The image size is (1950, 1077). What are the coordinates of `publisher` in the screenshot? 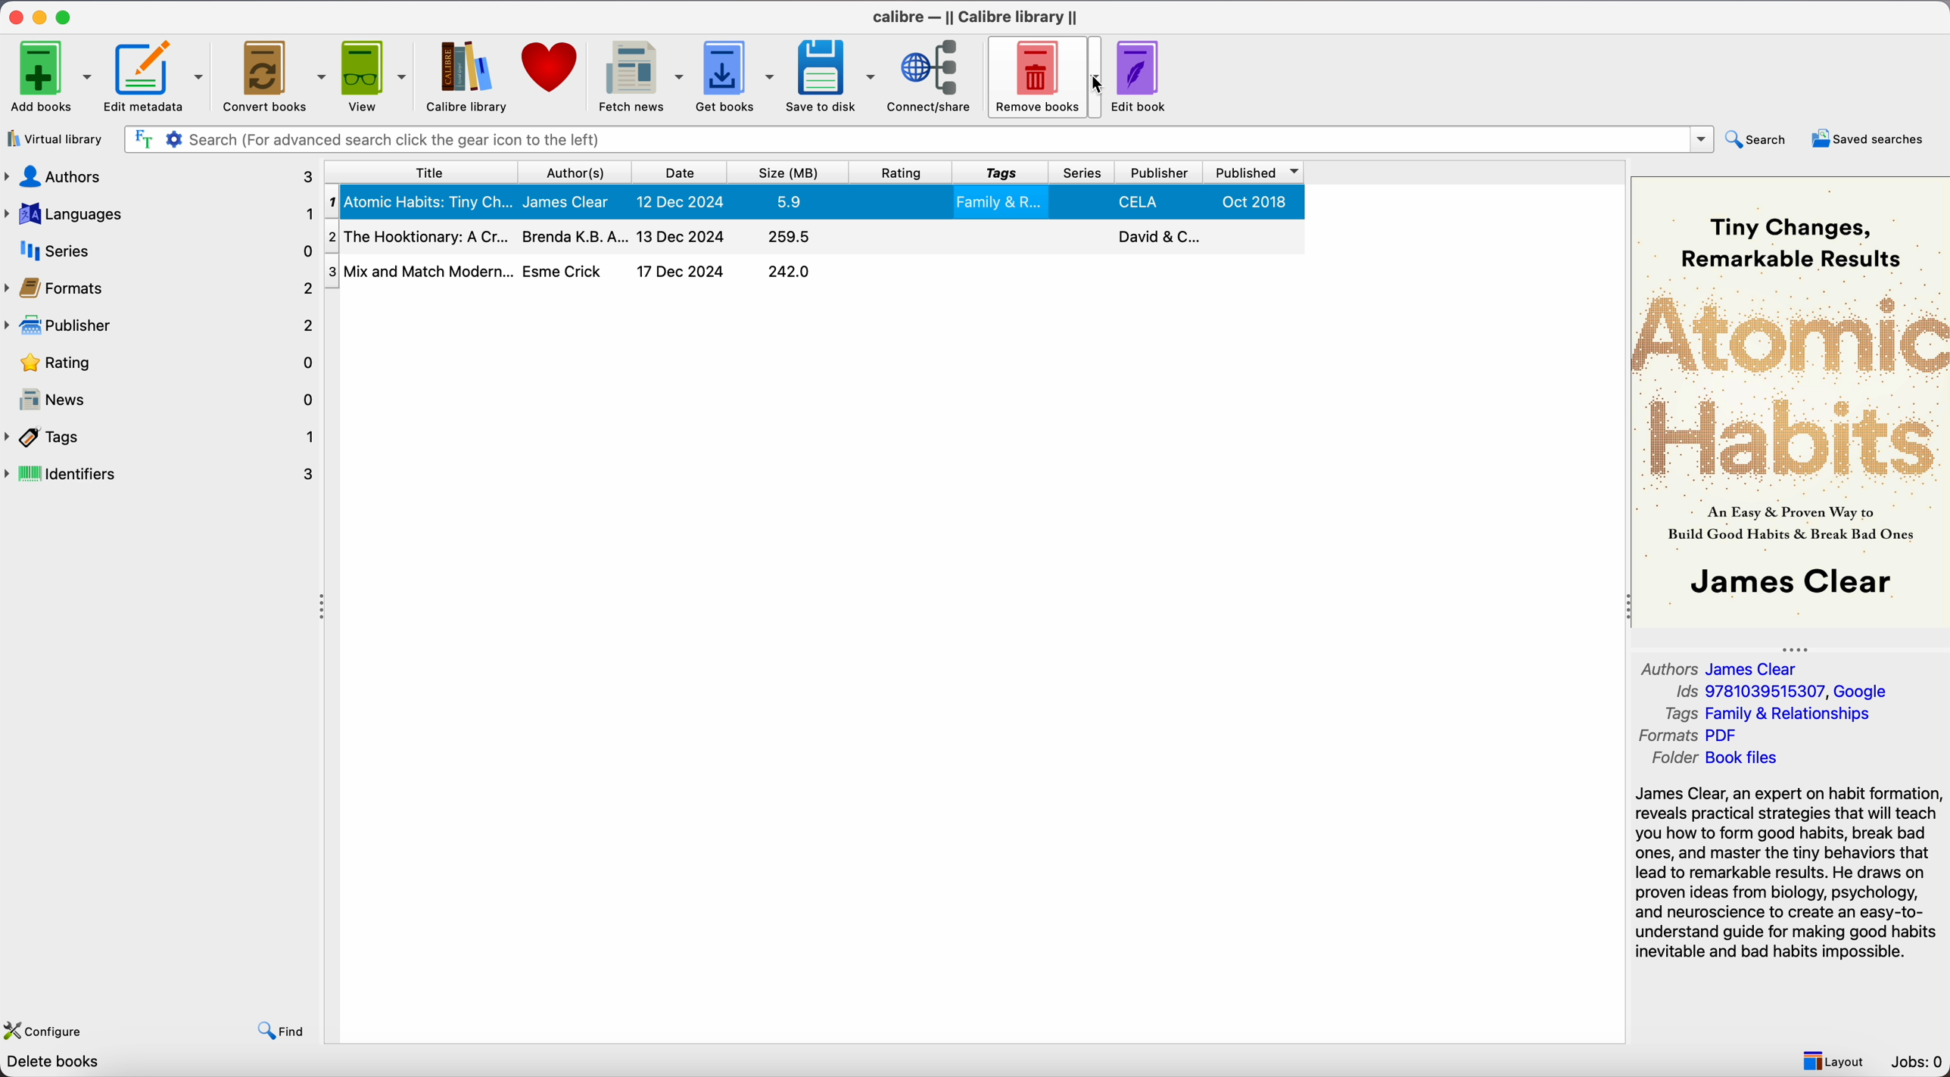 It's located at (161, 325).